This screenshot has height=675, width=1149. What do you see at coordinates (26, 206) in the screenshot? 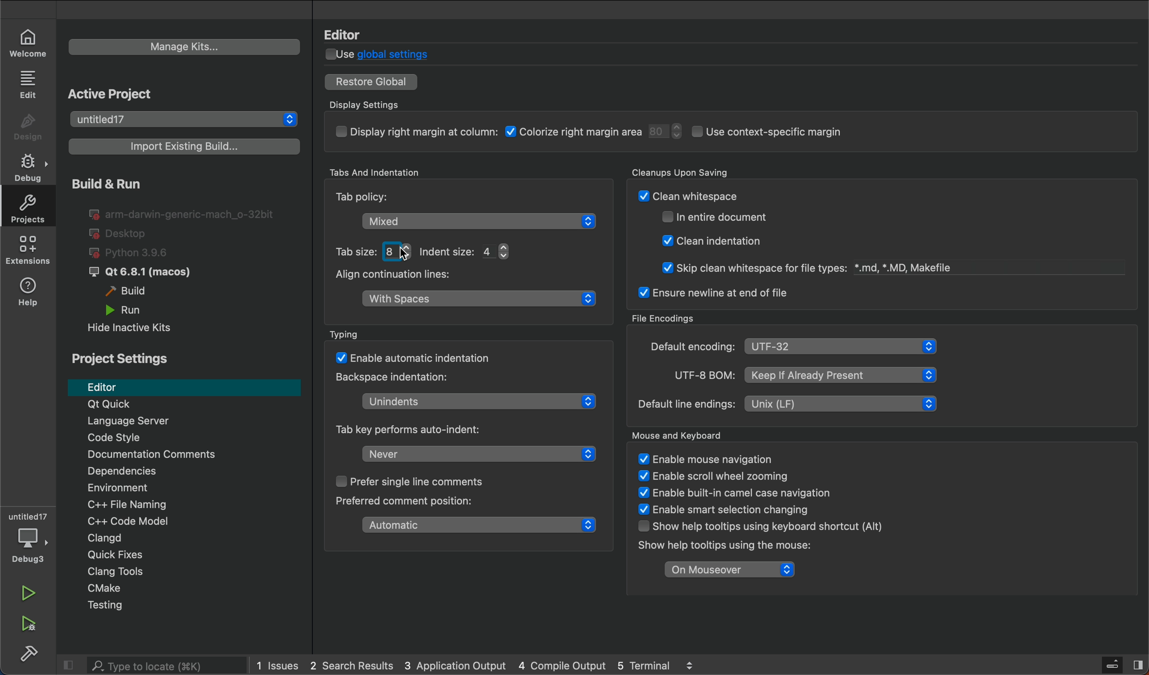
I see `projects` at bounding box center [26, 206].